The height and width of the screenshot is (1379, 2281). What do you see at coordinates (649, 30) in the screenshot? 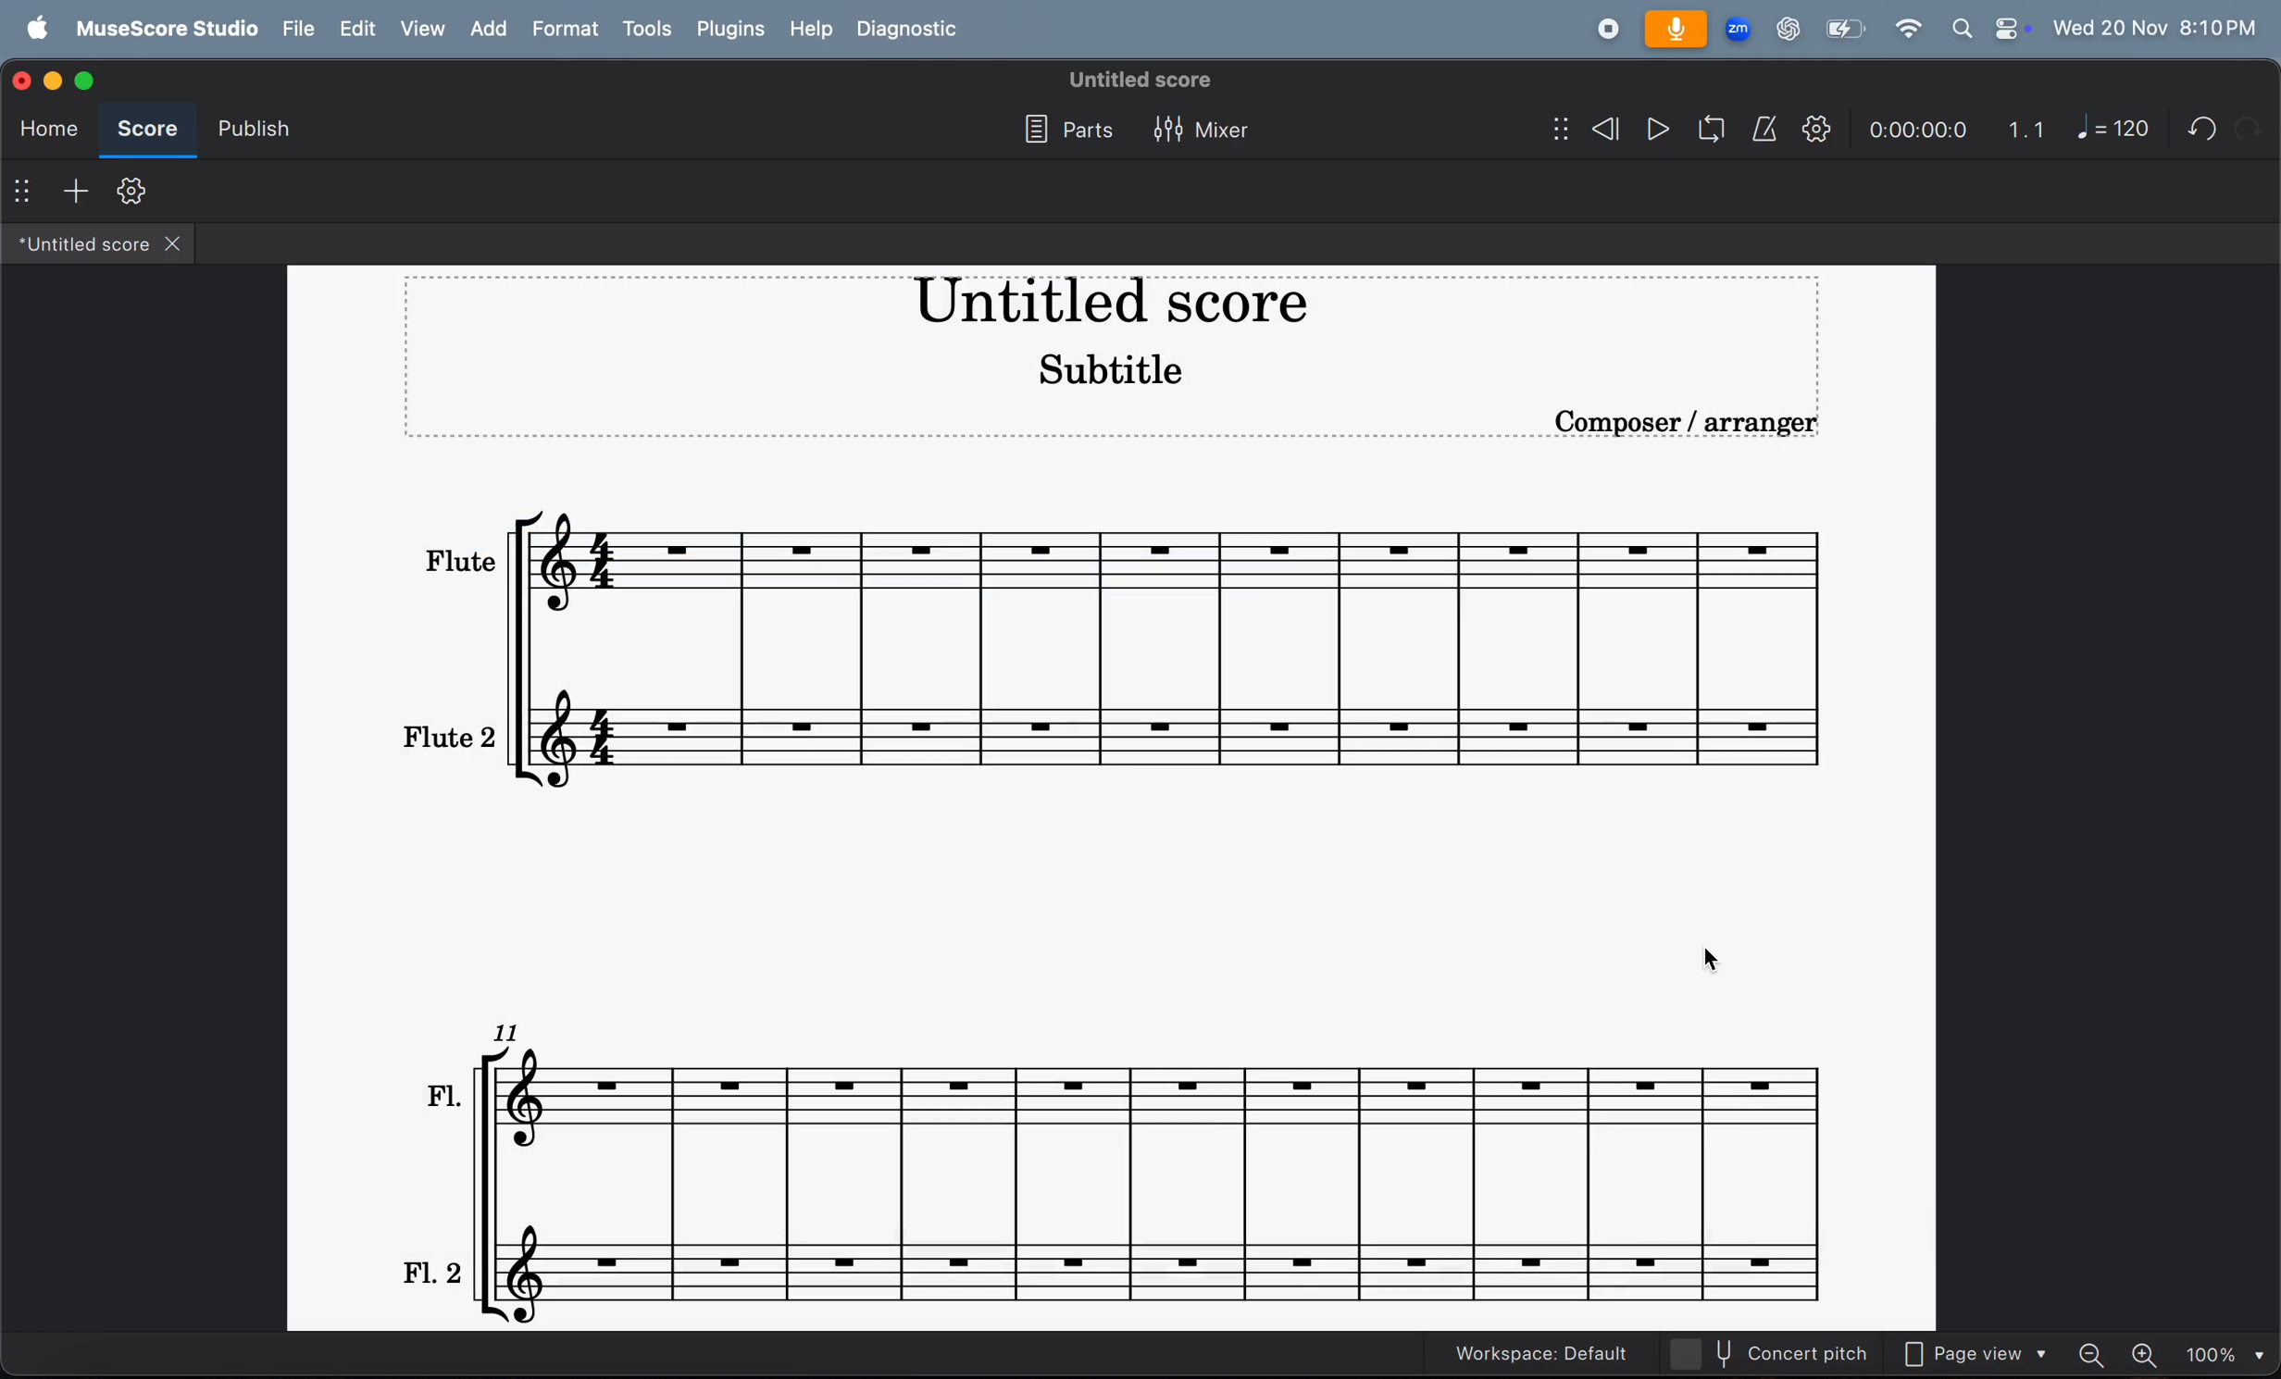
I see `tools` at bounding box center [649, 30].